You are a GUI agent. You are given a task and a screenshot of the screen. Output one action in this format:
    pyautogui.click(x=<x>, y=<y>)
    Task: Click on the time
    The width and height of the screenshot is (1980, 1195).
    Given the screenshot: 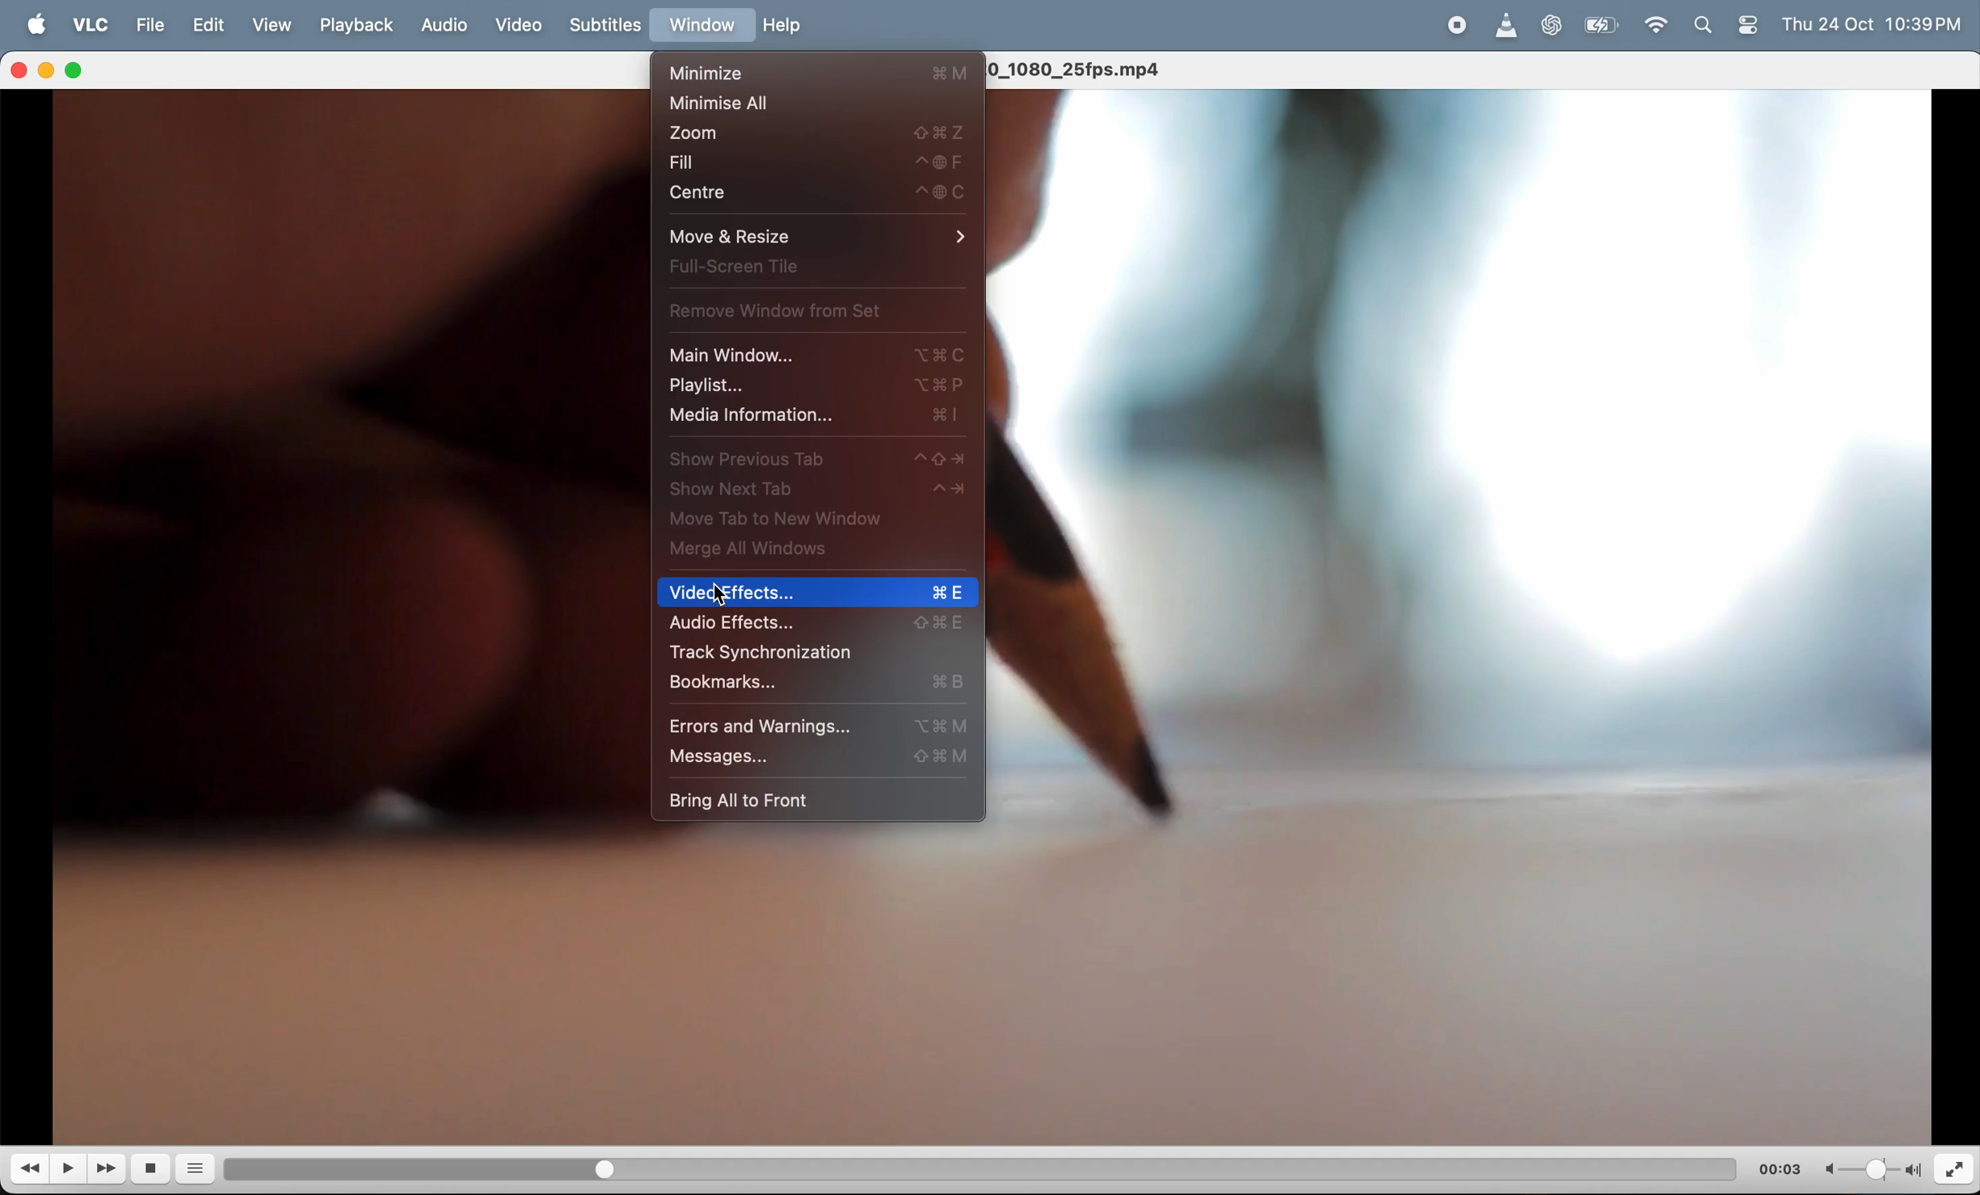 What is the action you would take?
    pyautogui.click(x=1780, y=1168)
    